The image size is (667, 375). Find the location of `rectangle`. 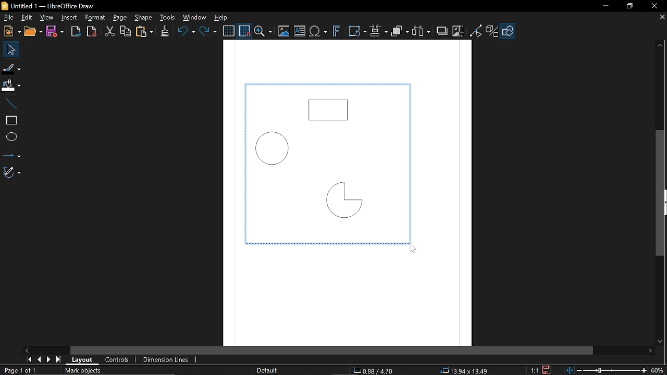

rectangle is located at coordinates (9, 119).